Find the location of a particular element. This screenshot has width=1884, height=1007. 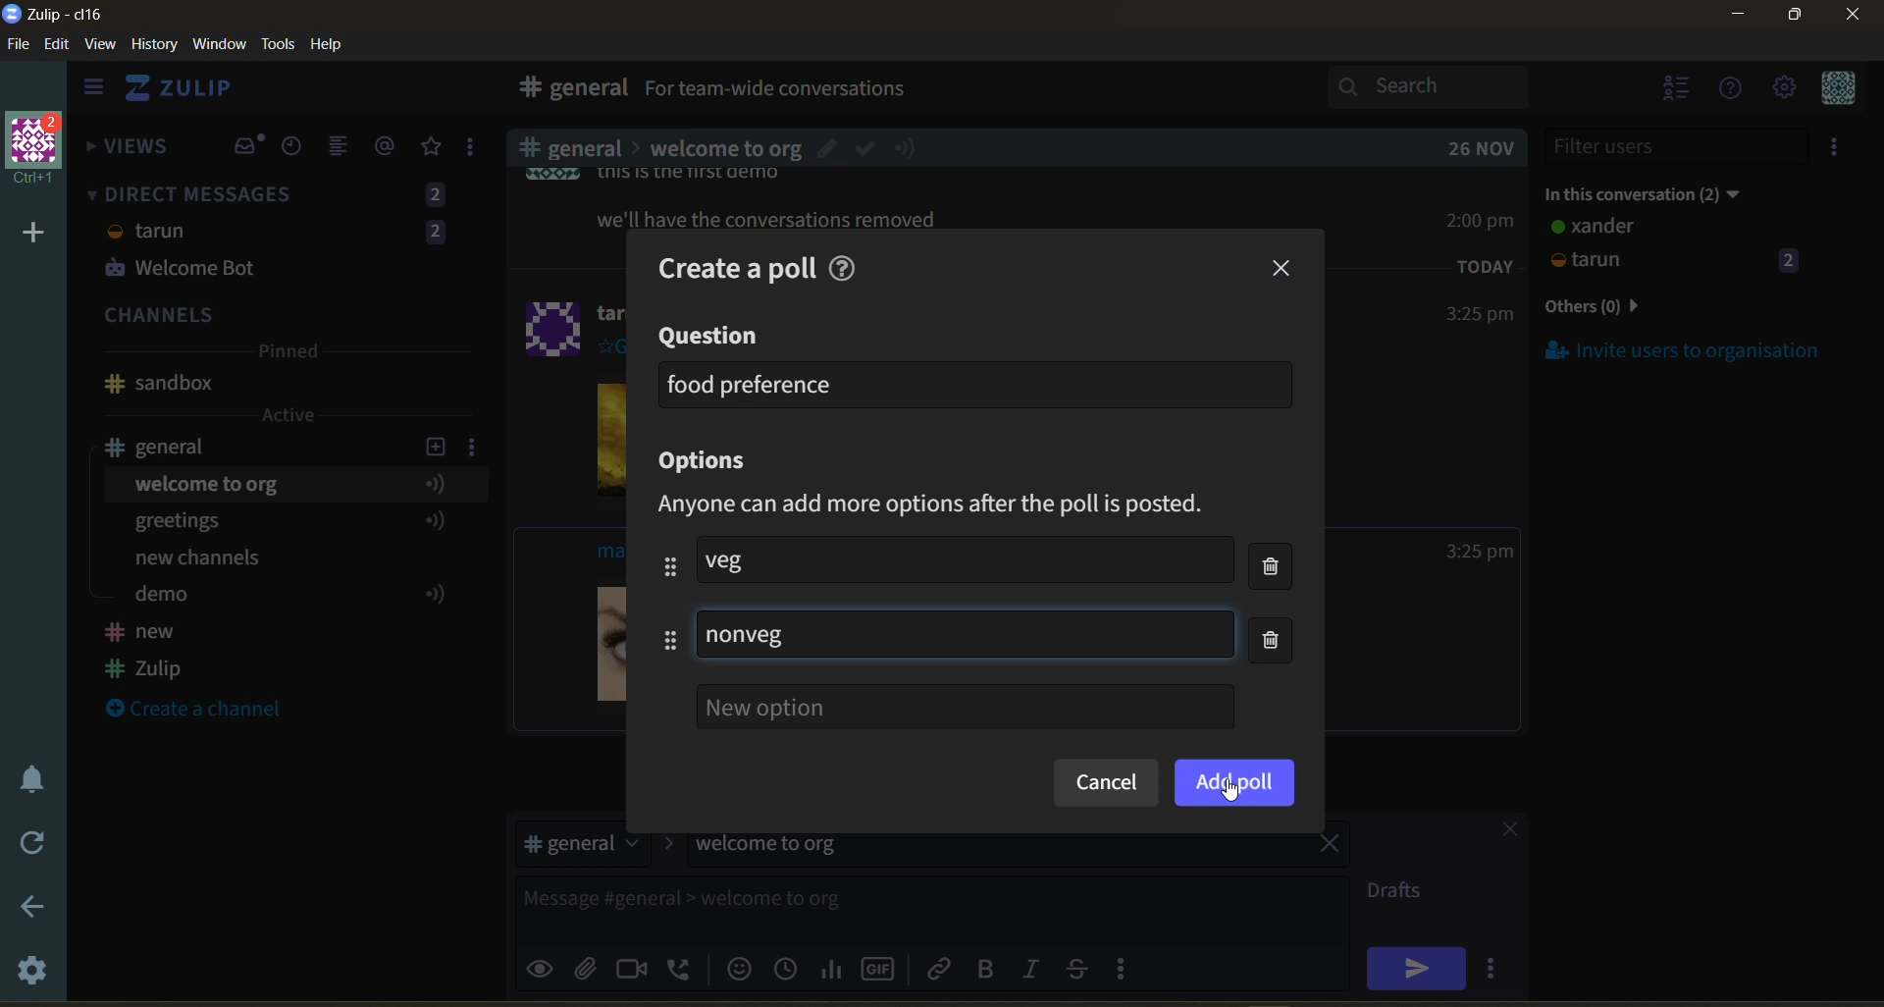

edit is located at coordinates (57, 46).